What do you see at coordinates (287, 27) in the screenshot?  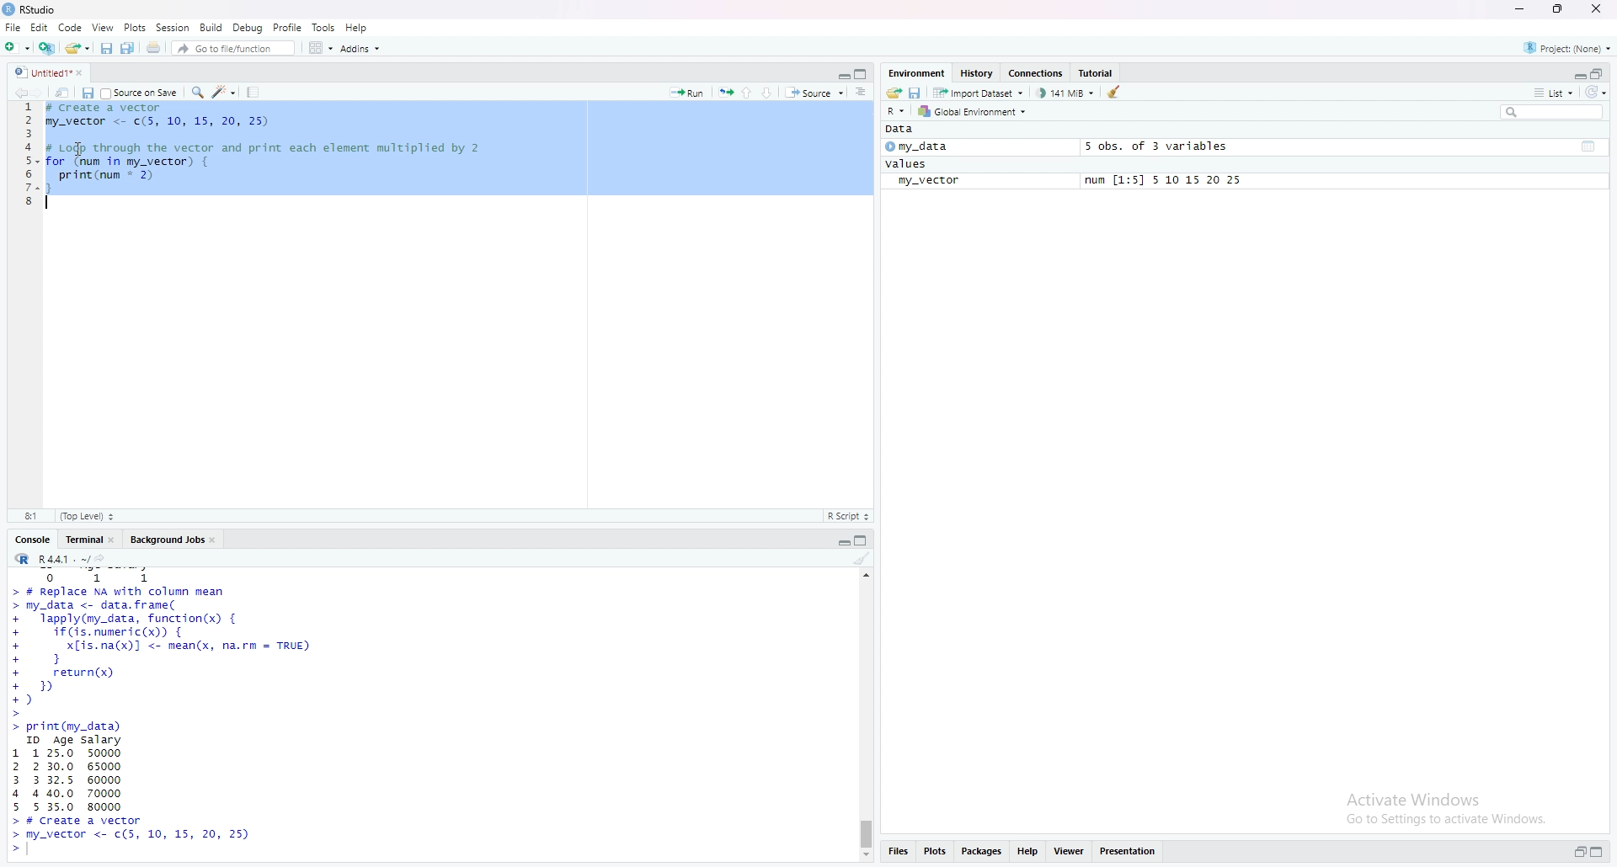 I see `profile` at bounding box center [287, 27].